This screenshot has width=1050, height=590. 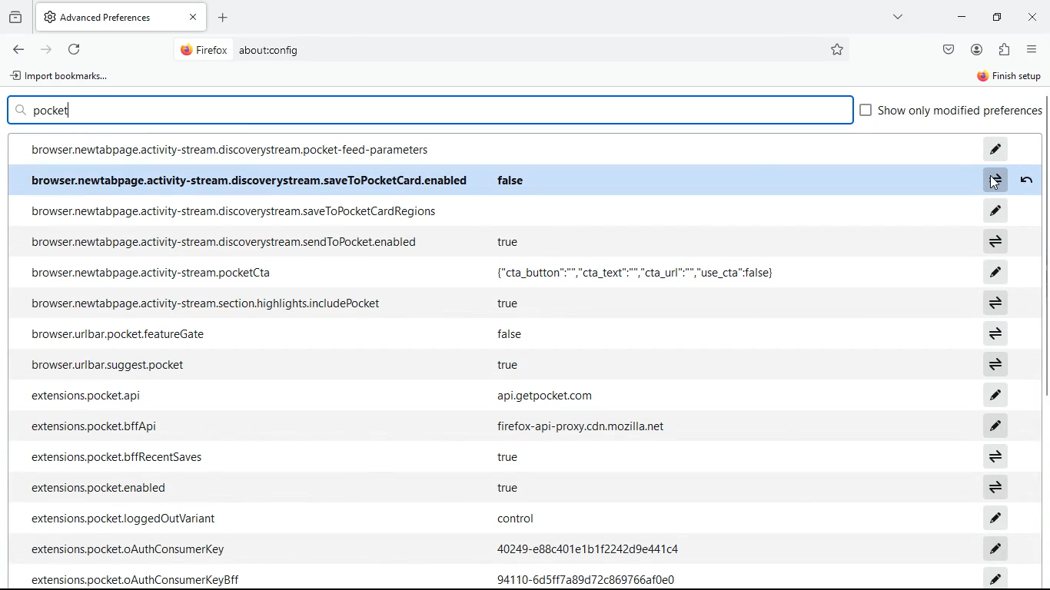 What do you see at coordinates (117, 333) in the screenshot?
I see `browser.urlbar.pocket featureGate` at bounding box center [117, 333].